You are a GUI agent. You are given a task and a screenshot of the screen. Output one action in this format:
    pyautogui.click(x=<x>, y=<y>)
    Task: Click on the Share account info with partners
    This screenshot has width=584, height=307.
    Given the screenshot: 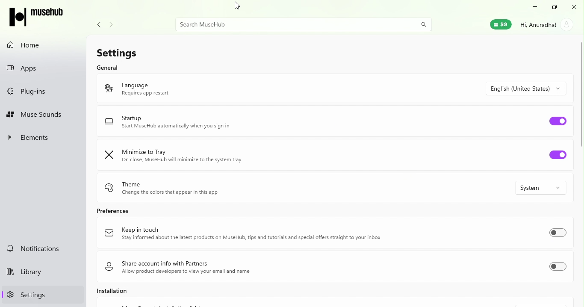 What is the action you would take?
    pyautogui.click(x=220, y=267)
    